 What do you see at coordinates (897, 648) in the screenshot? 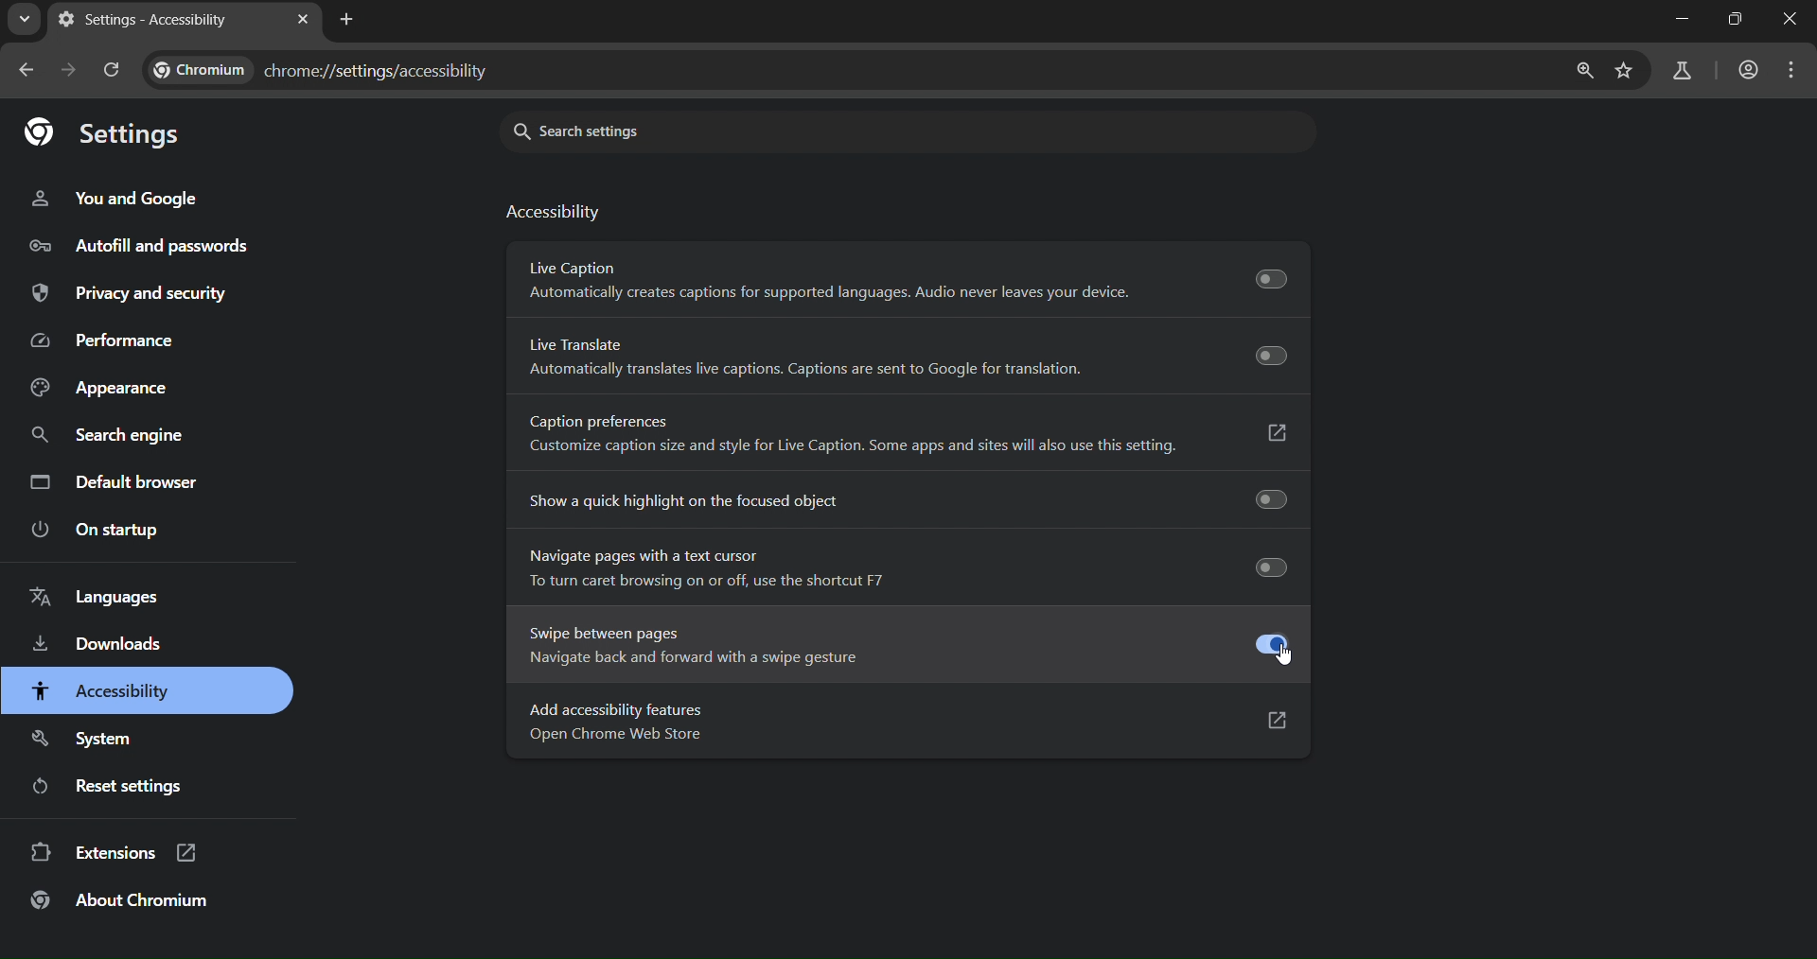
I see `Swipe between pages
Navigate back and forward with a swipe gesture` at bounding box center [897, 648].